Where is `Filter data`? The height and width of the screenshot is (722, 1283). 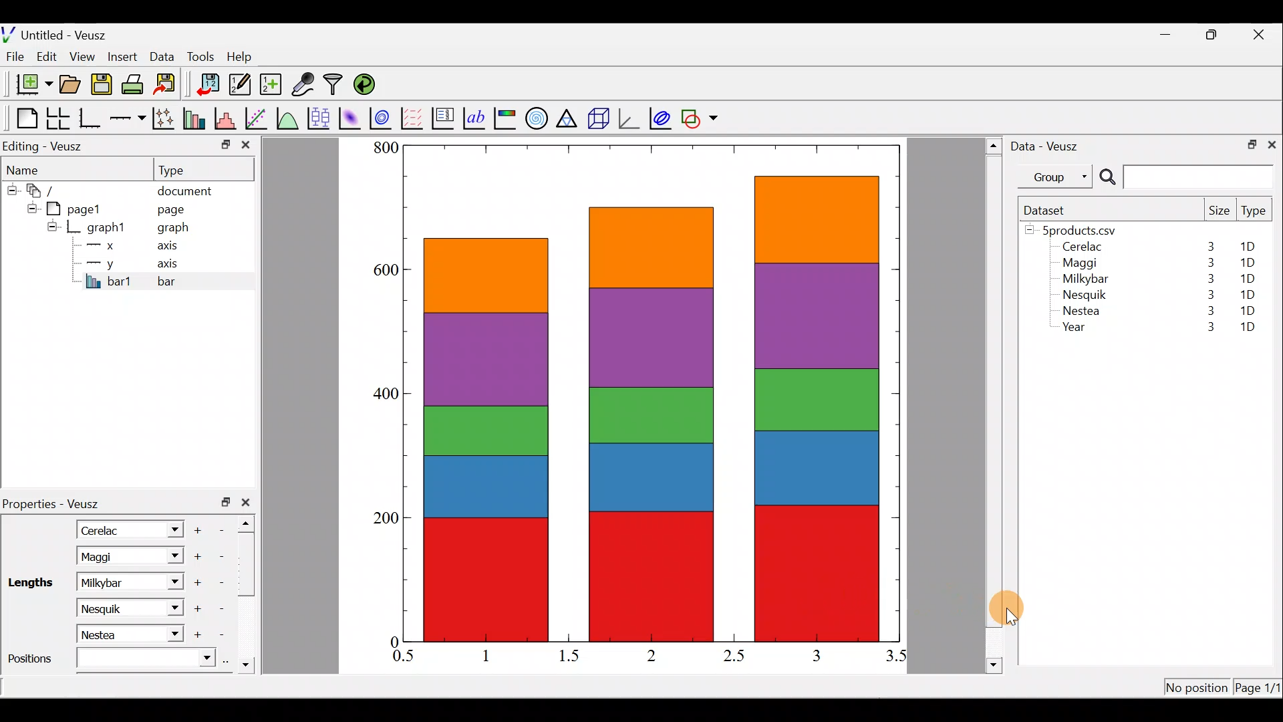 Filter data is located at coordinates (335, 86).